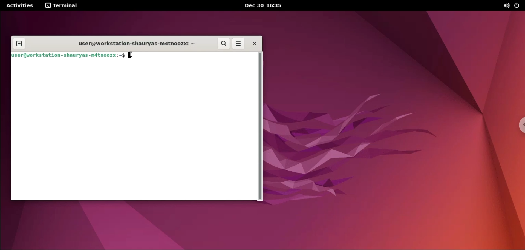 This screenshot has height=250, width=525. Describe the element at coordinates (20, 5) in the screenshot. I see `activities` at that location.